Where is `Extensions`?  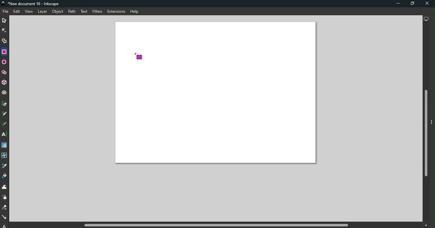
Extensions is located at coordinates (116, 11).